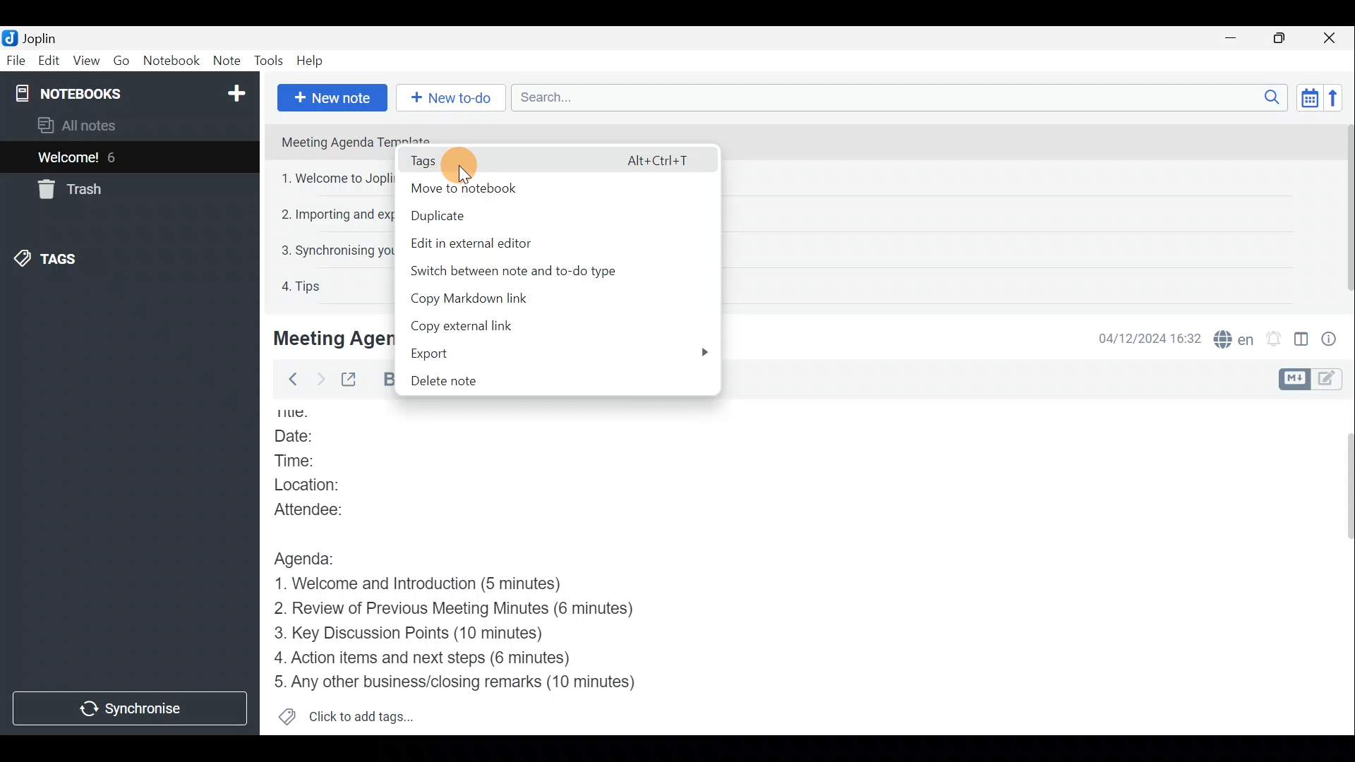 The image size is (1355, 762). I want to click on Duplicate, so click(517, 214).